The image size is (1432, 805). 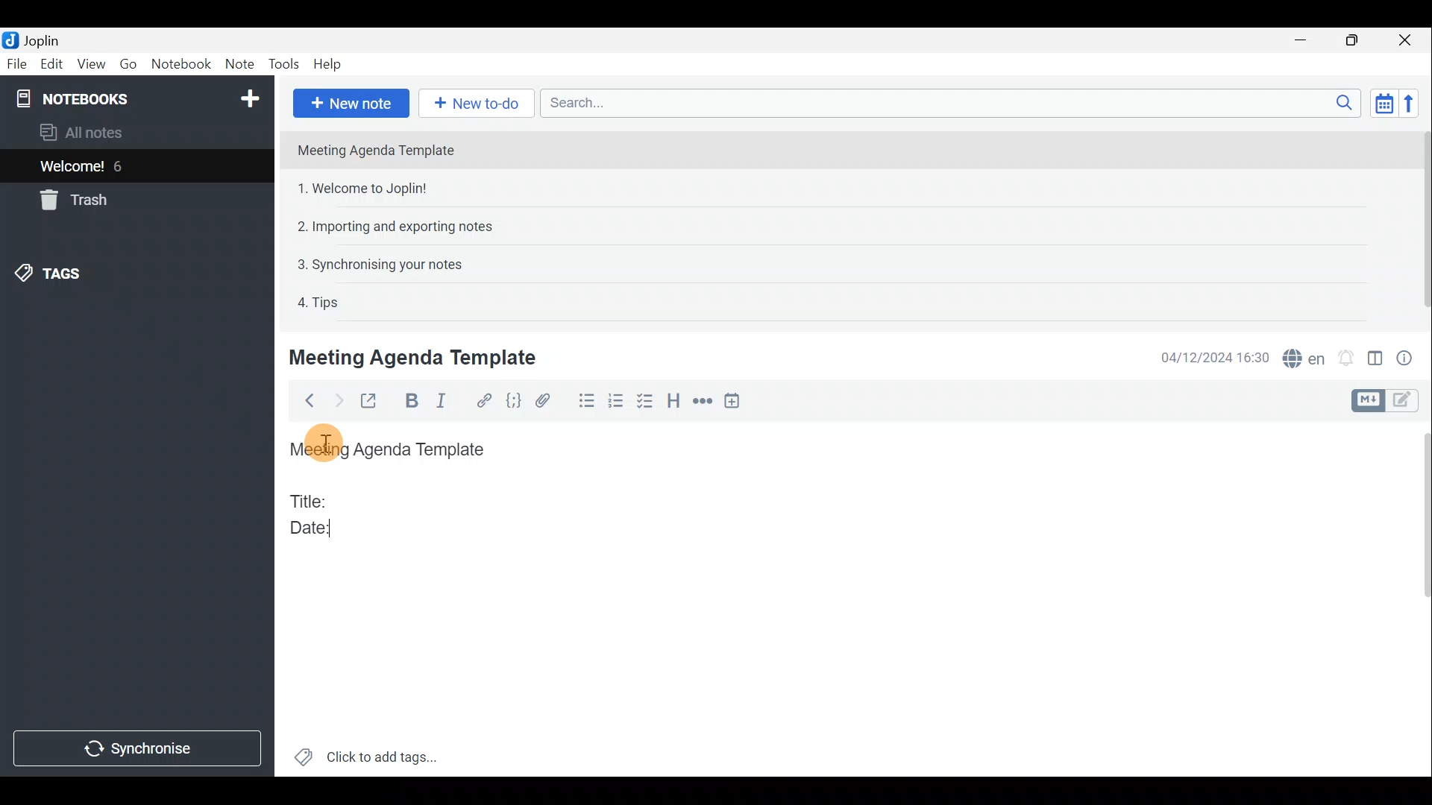 What do you see at coordinates (392, 450) in the screenshot?
I see `Meeting Agenda Template` at bounding box center [392, 450].